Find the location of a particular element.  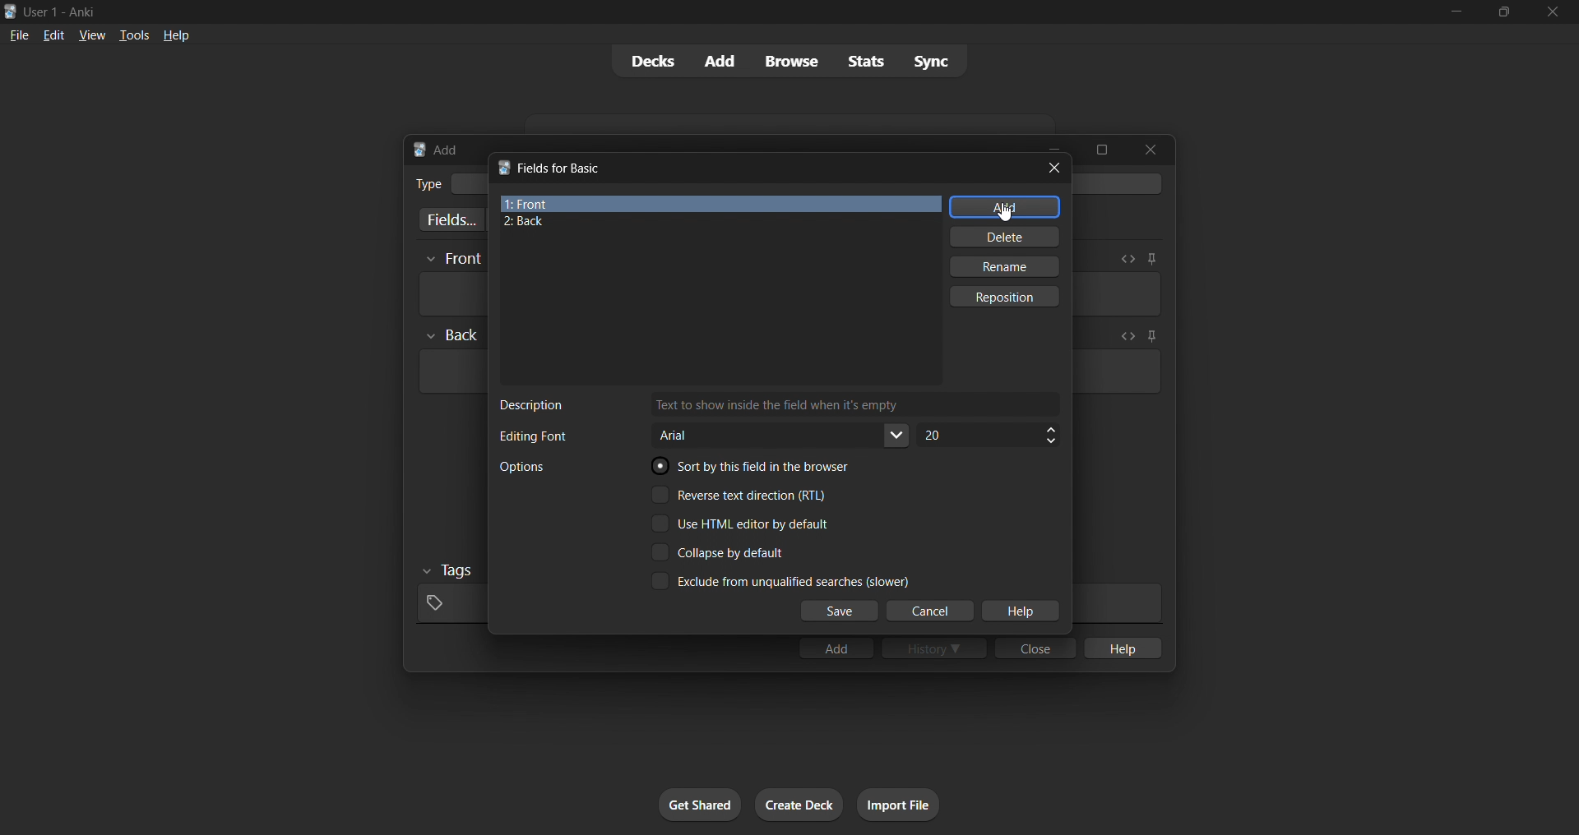

rename  is located at coordinates (1003, 266).